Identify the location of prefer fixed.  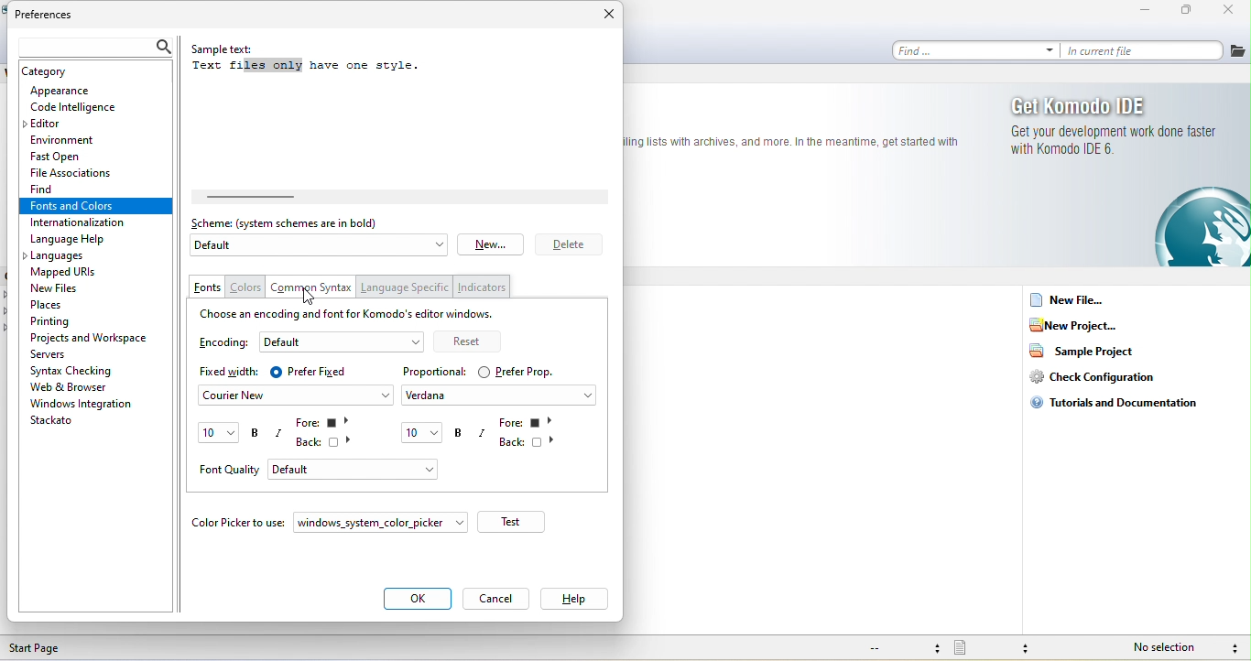
(320, 372).